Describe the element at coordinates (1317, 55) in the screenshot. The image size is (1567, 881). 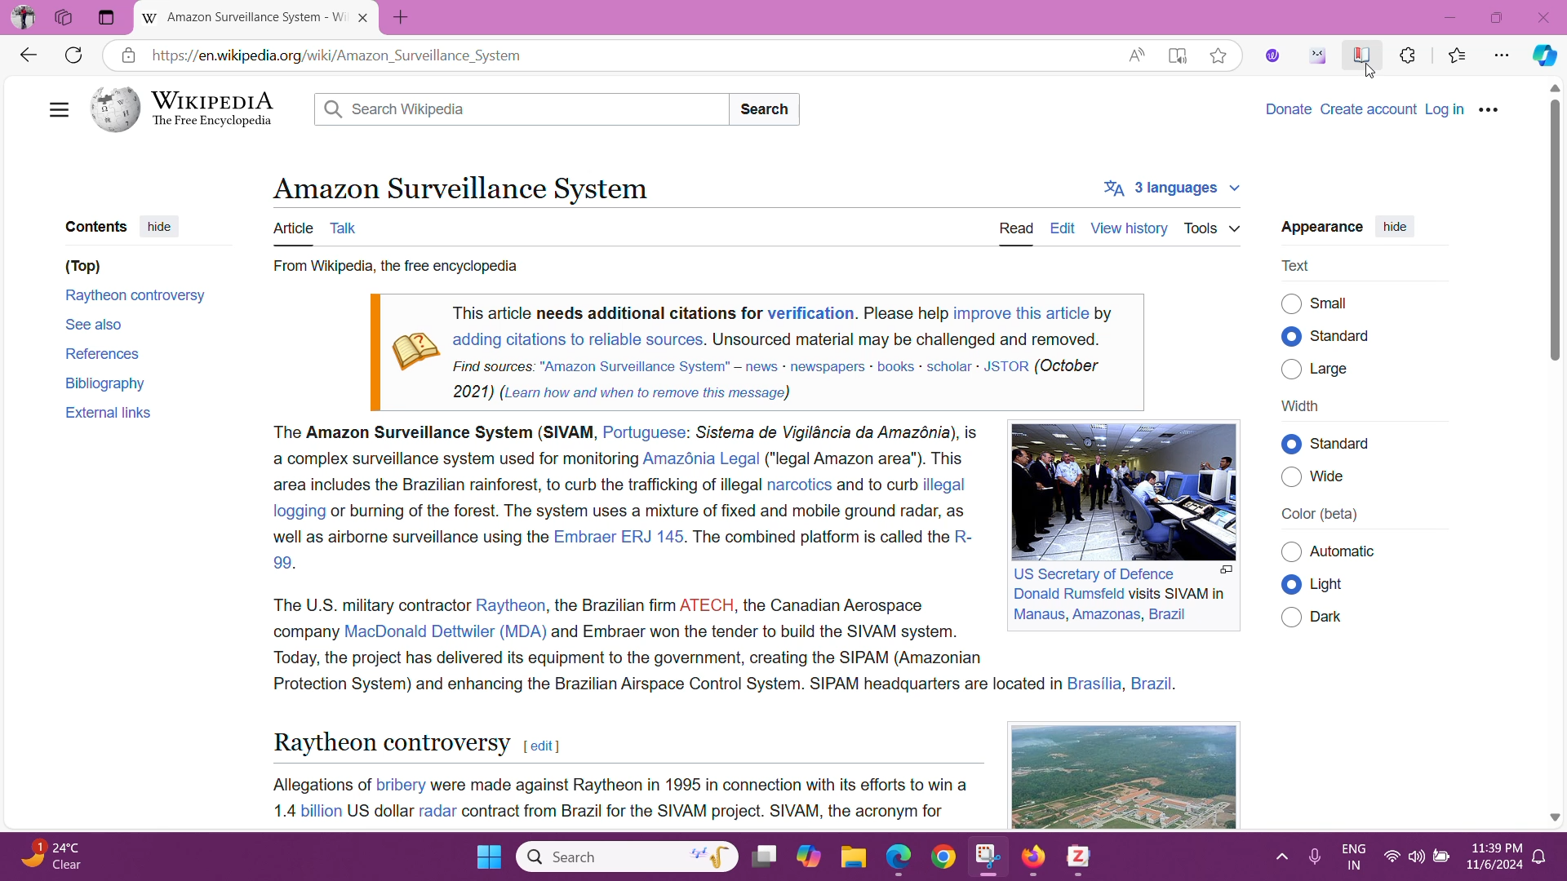
I see `Merlin AI Assistant Extension` at that location.